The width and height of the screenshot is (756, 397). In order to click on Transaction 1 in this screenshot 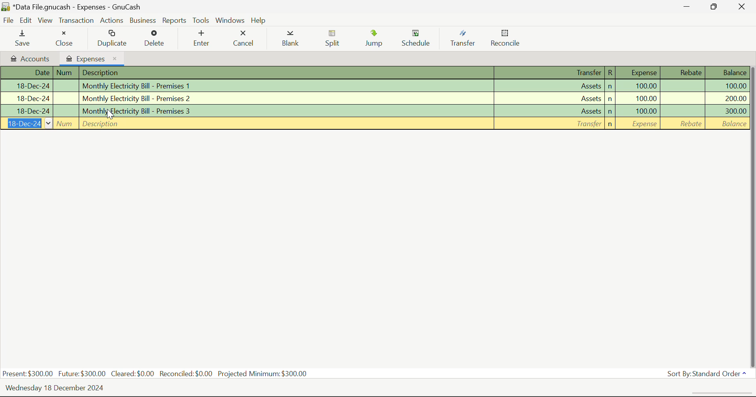, I will do `click(378, 86)`.